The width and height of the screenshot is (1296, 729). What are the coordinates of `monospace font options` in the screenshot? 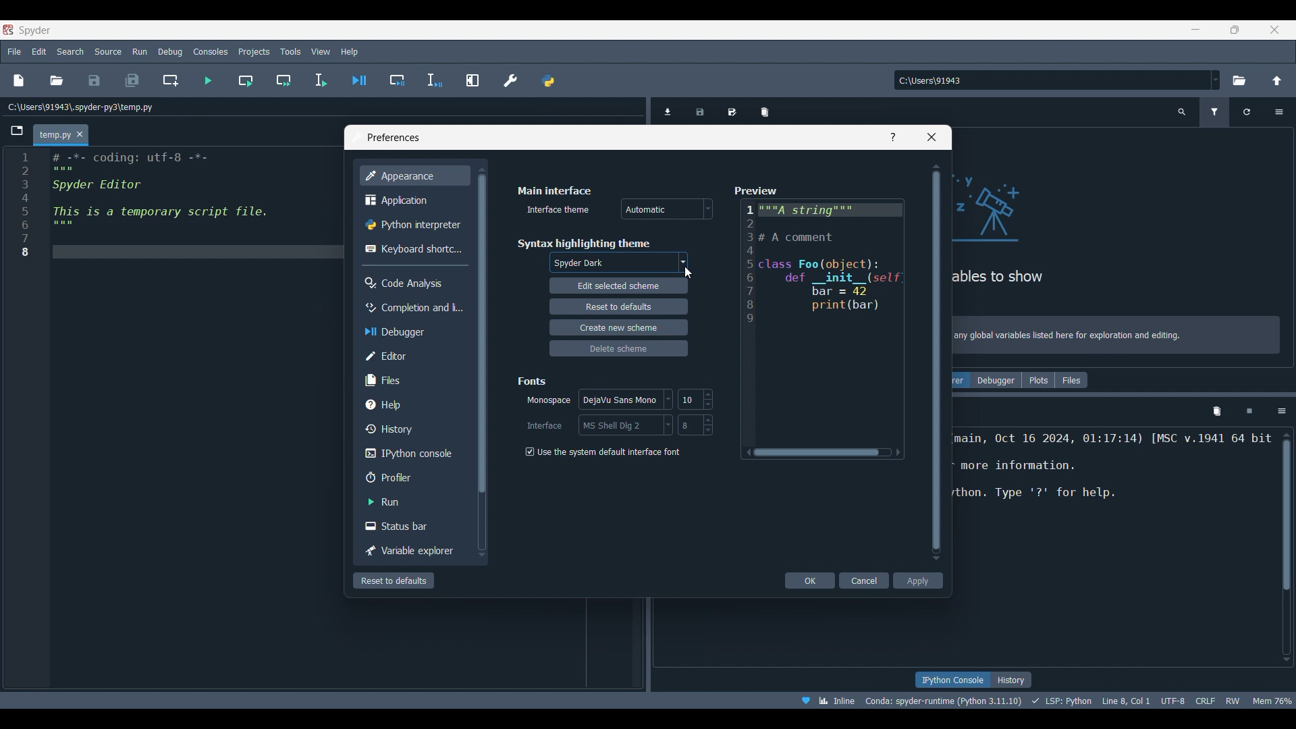 It's located at (624, 398).